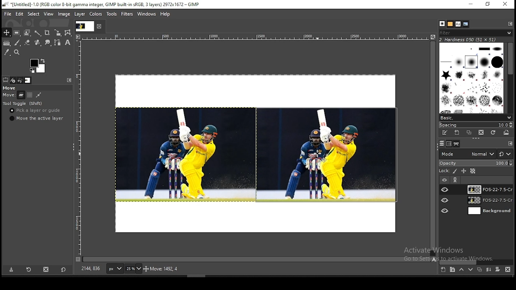  I want to click on lock, so click(443, 171).